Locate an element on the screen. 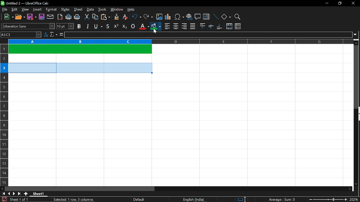  align top is located at coordinates (202, 26).